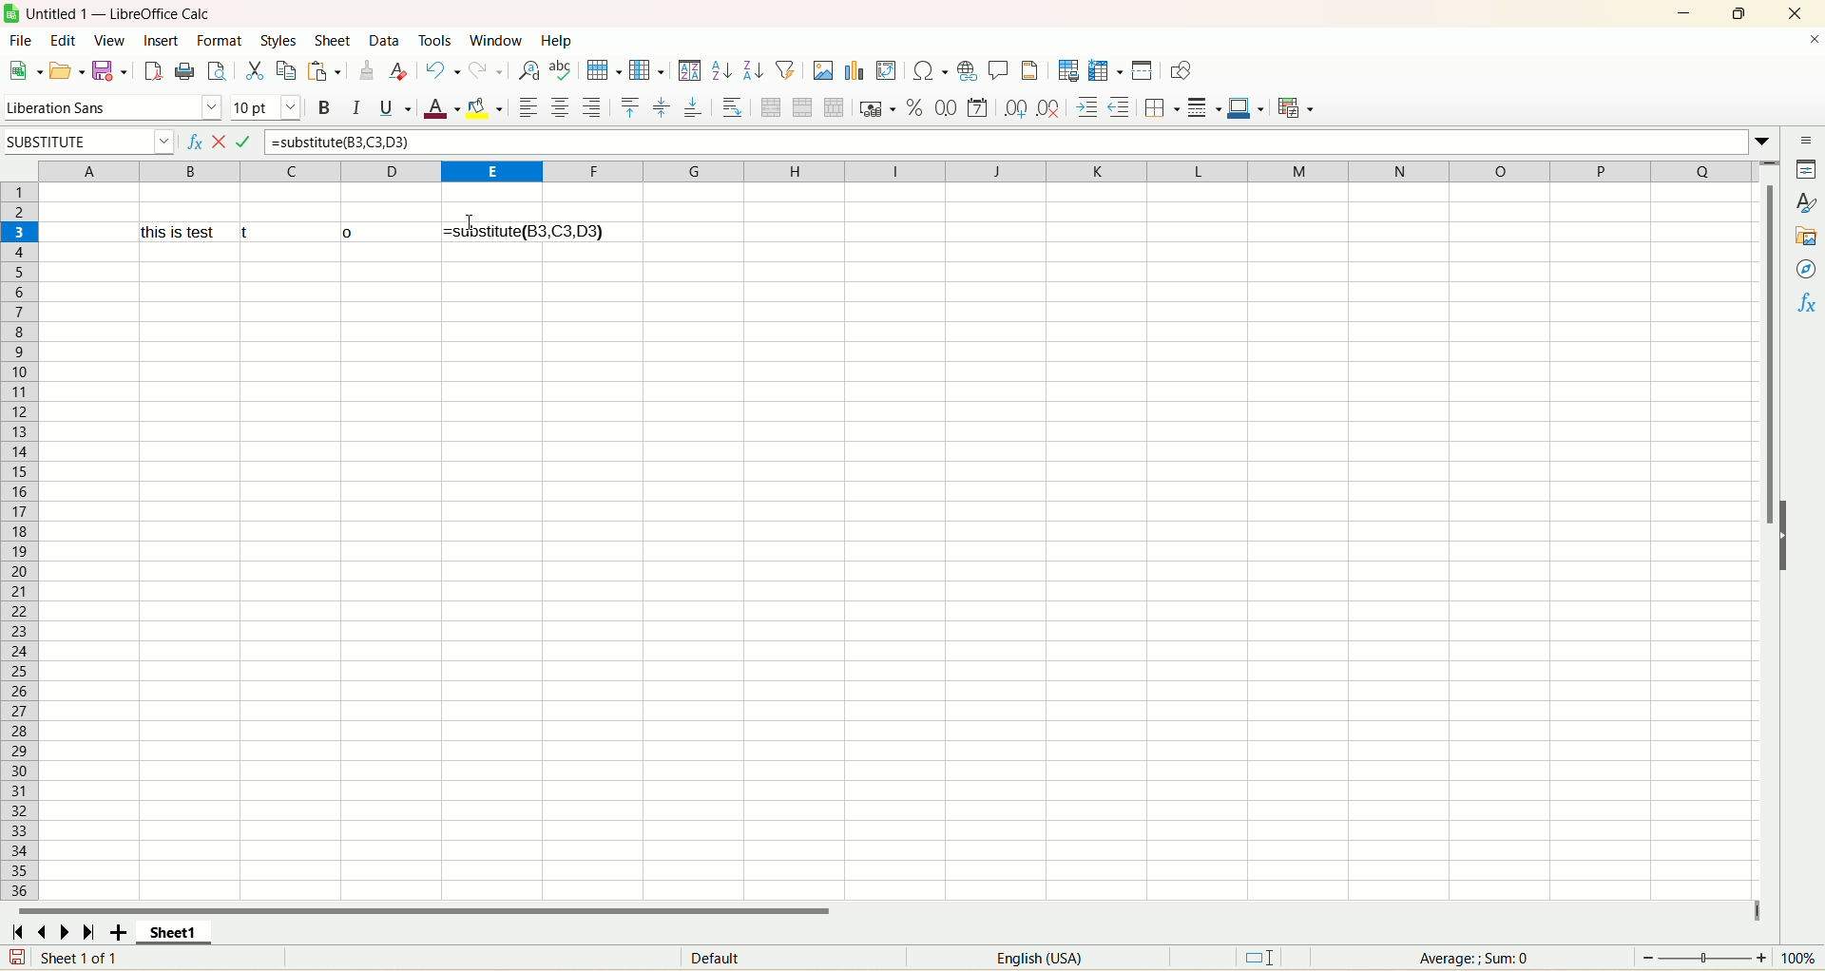 The height and width of the screenshot is (971, 1825). Describe the element at coordinates (662, 106) in the screenshot. I see `align center` at that location.